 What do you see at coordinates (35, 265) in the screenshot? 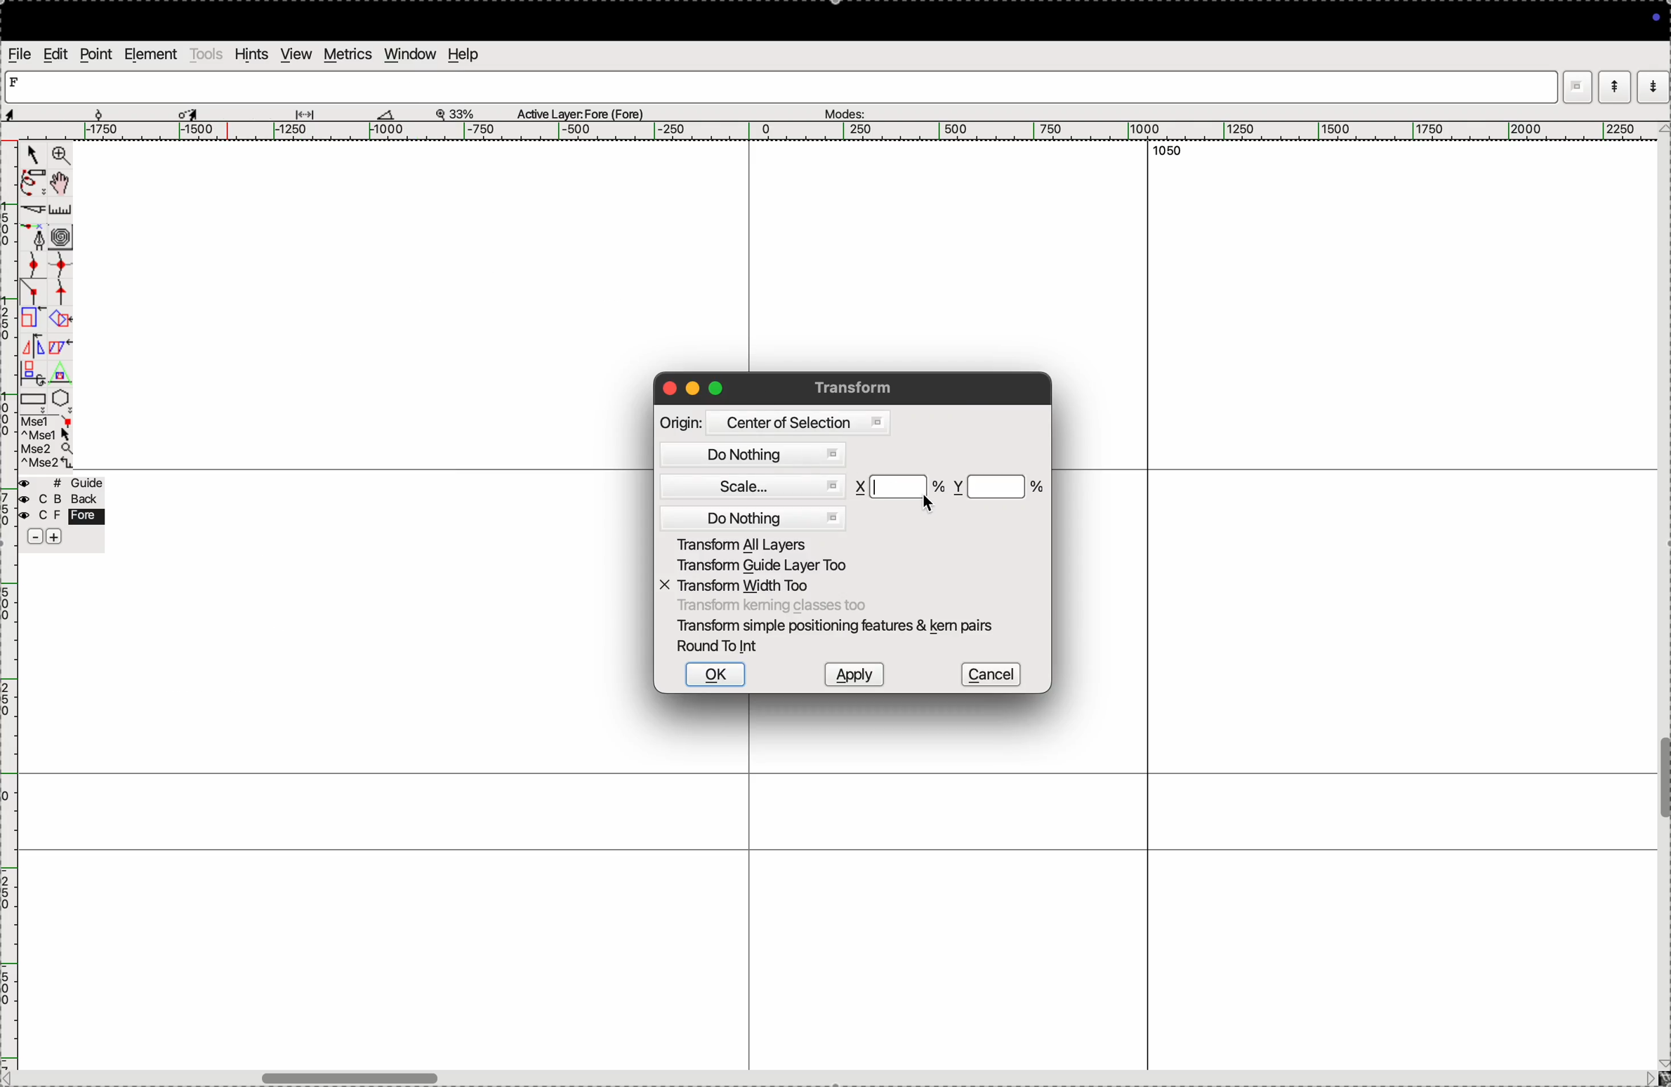
I see `point curve` at bounding box center [35, 265].